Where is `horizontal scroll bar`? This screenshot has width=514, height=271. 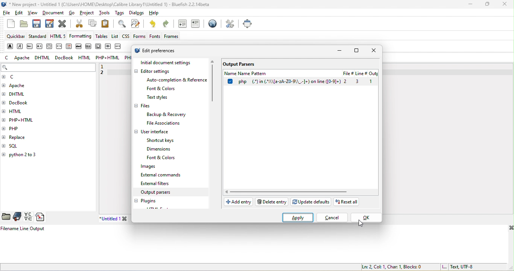 horizontal scroll bar is located at coordinates (287, 192).